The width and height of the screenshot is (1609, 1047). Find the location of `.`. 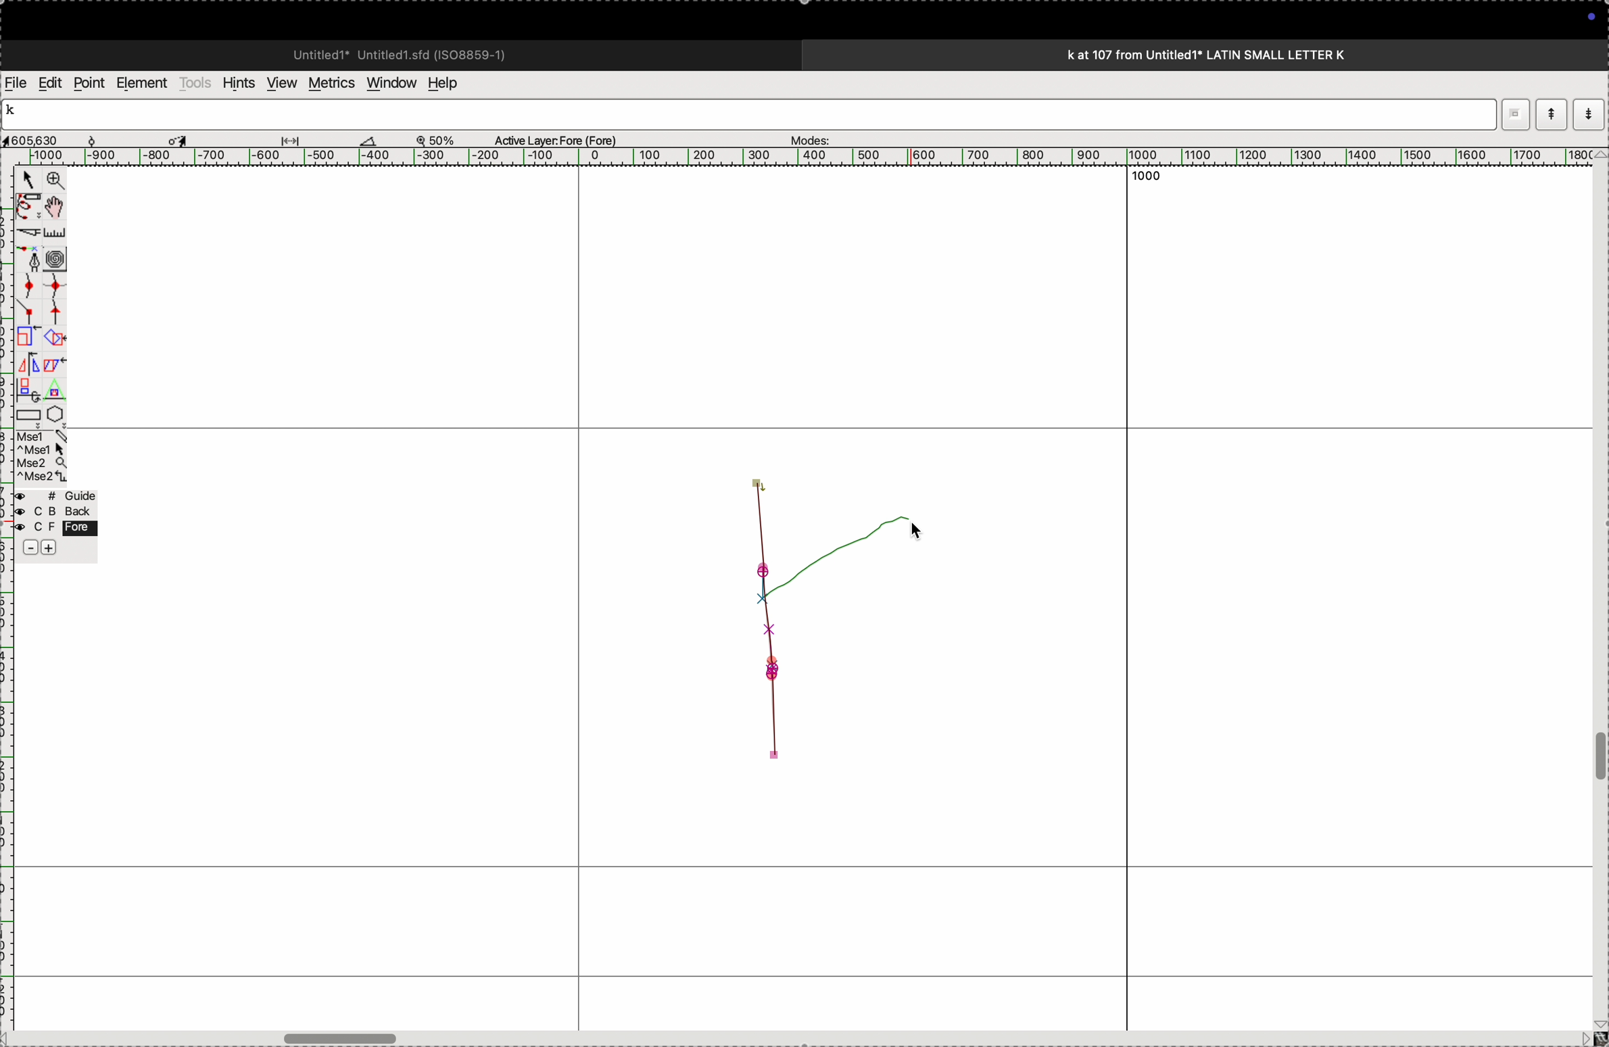

. is located at coordinates (1587, 114).